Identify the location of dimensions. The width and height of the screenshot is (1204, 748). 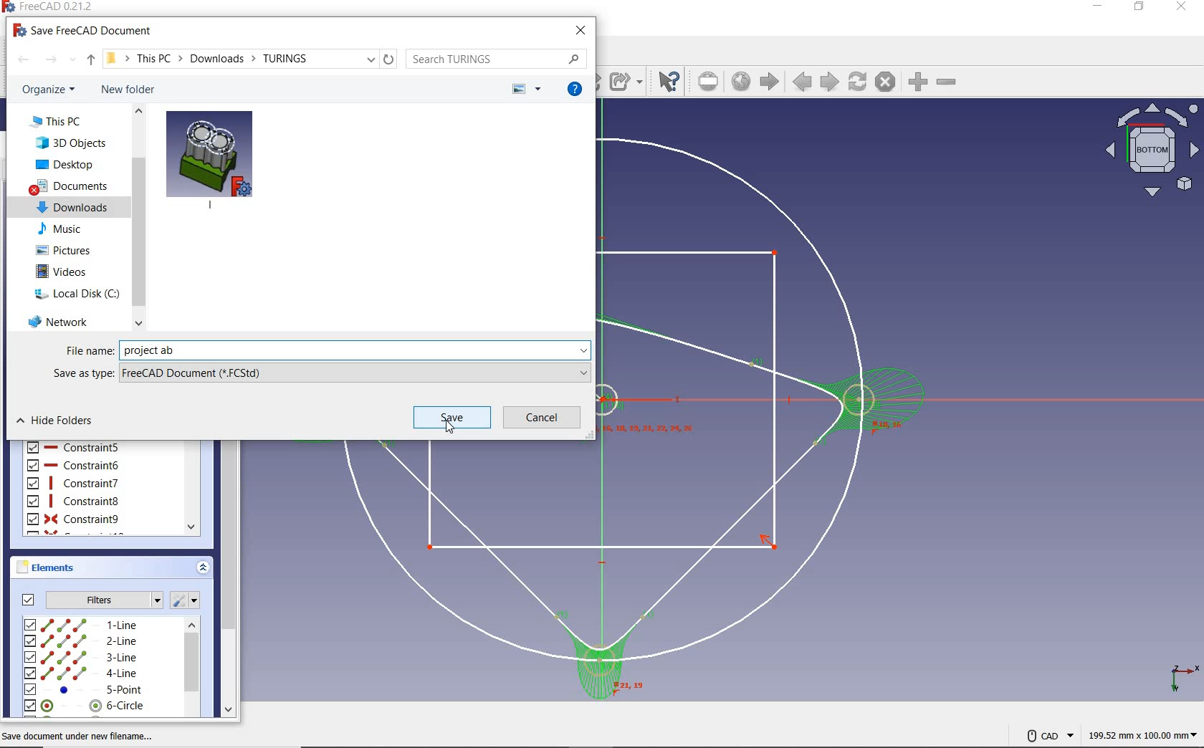
(1141, 737).